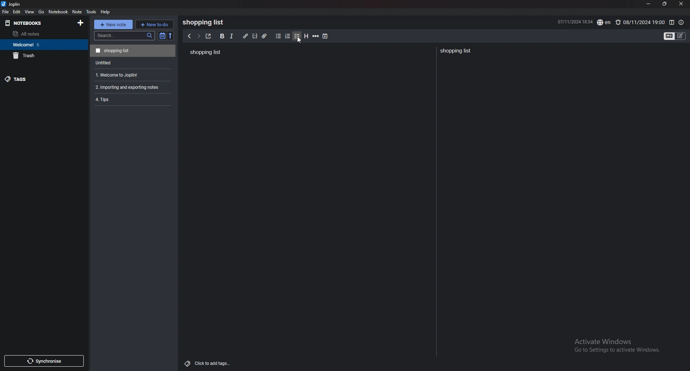  Describe the element at coordinates (198, 36) in the screenshot. I see `next` at that location.